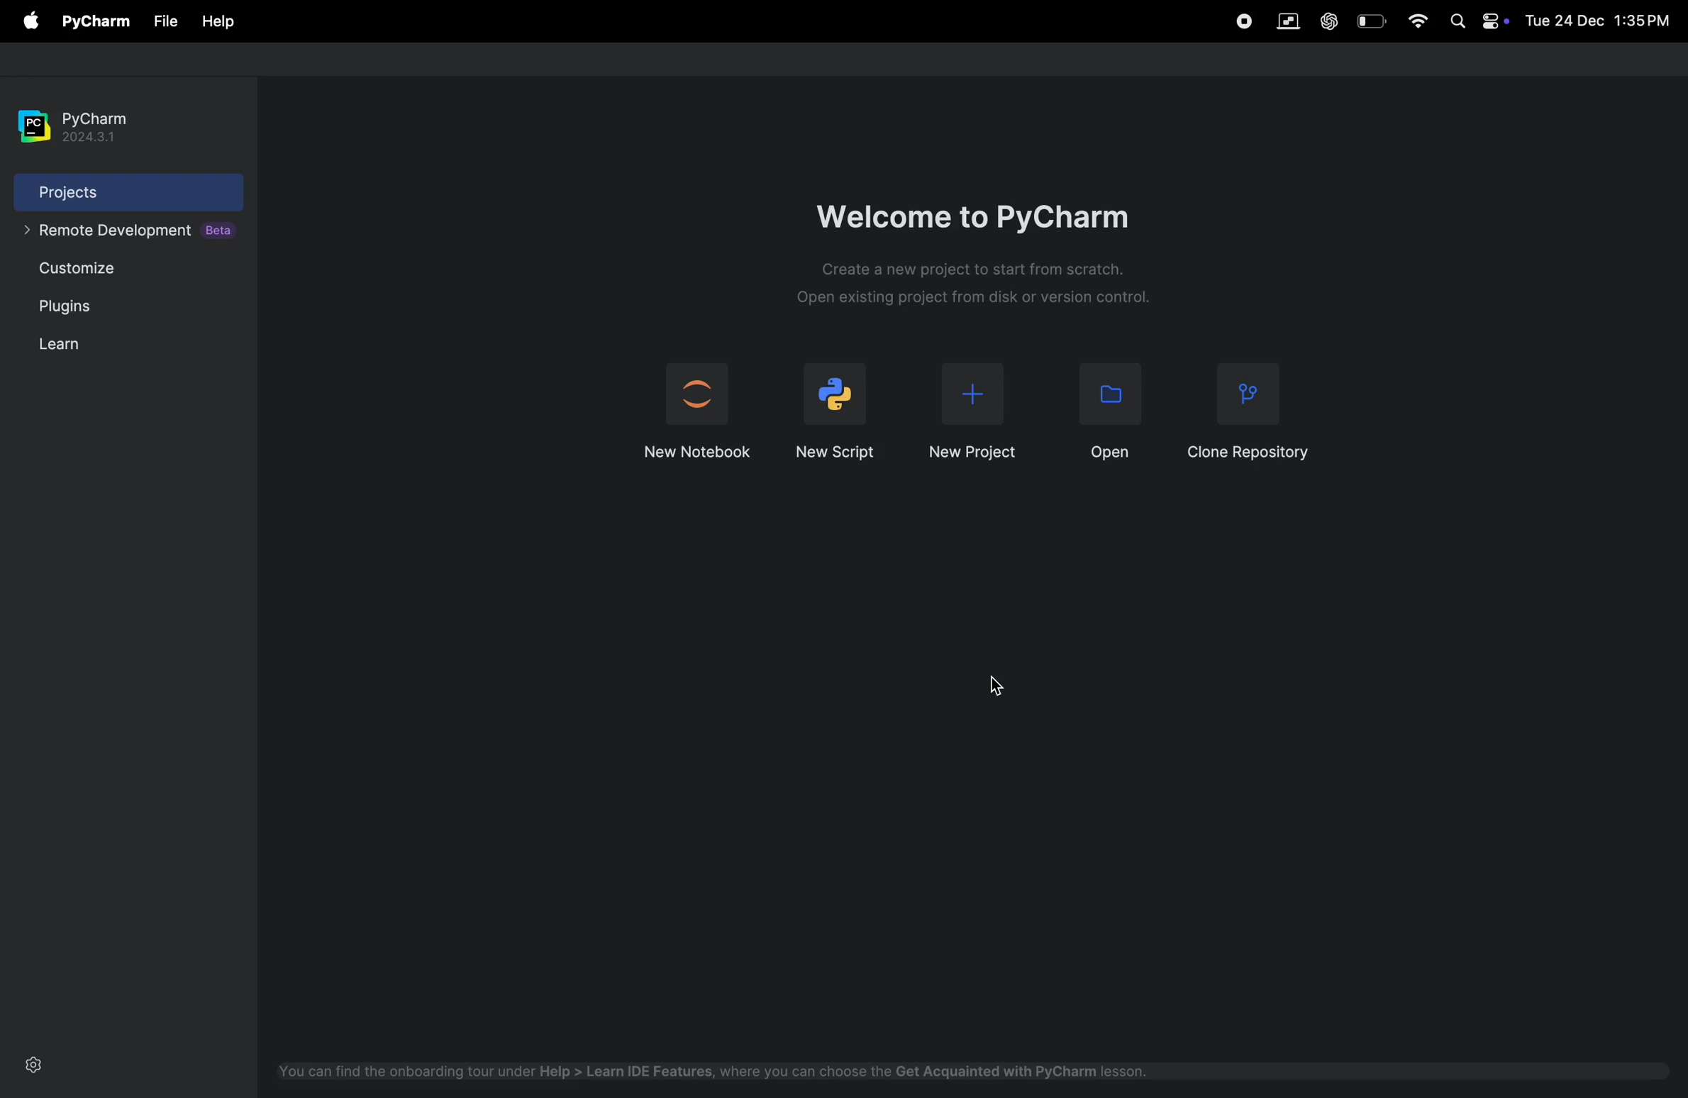 This screenshot has height=1098, width=1688. I want to click on file, so click(160, 22).